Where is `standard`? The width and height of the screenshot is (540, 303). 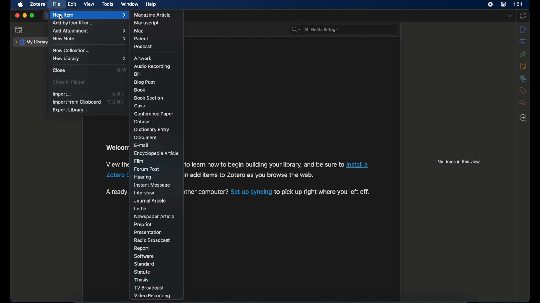
standard is located at coordinates (145, 264).